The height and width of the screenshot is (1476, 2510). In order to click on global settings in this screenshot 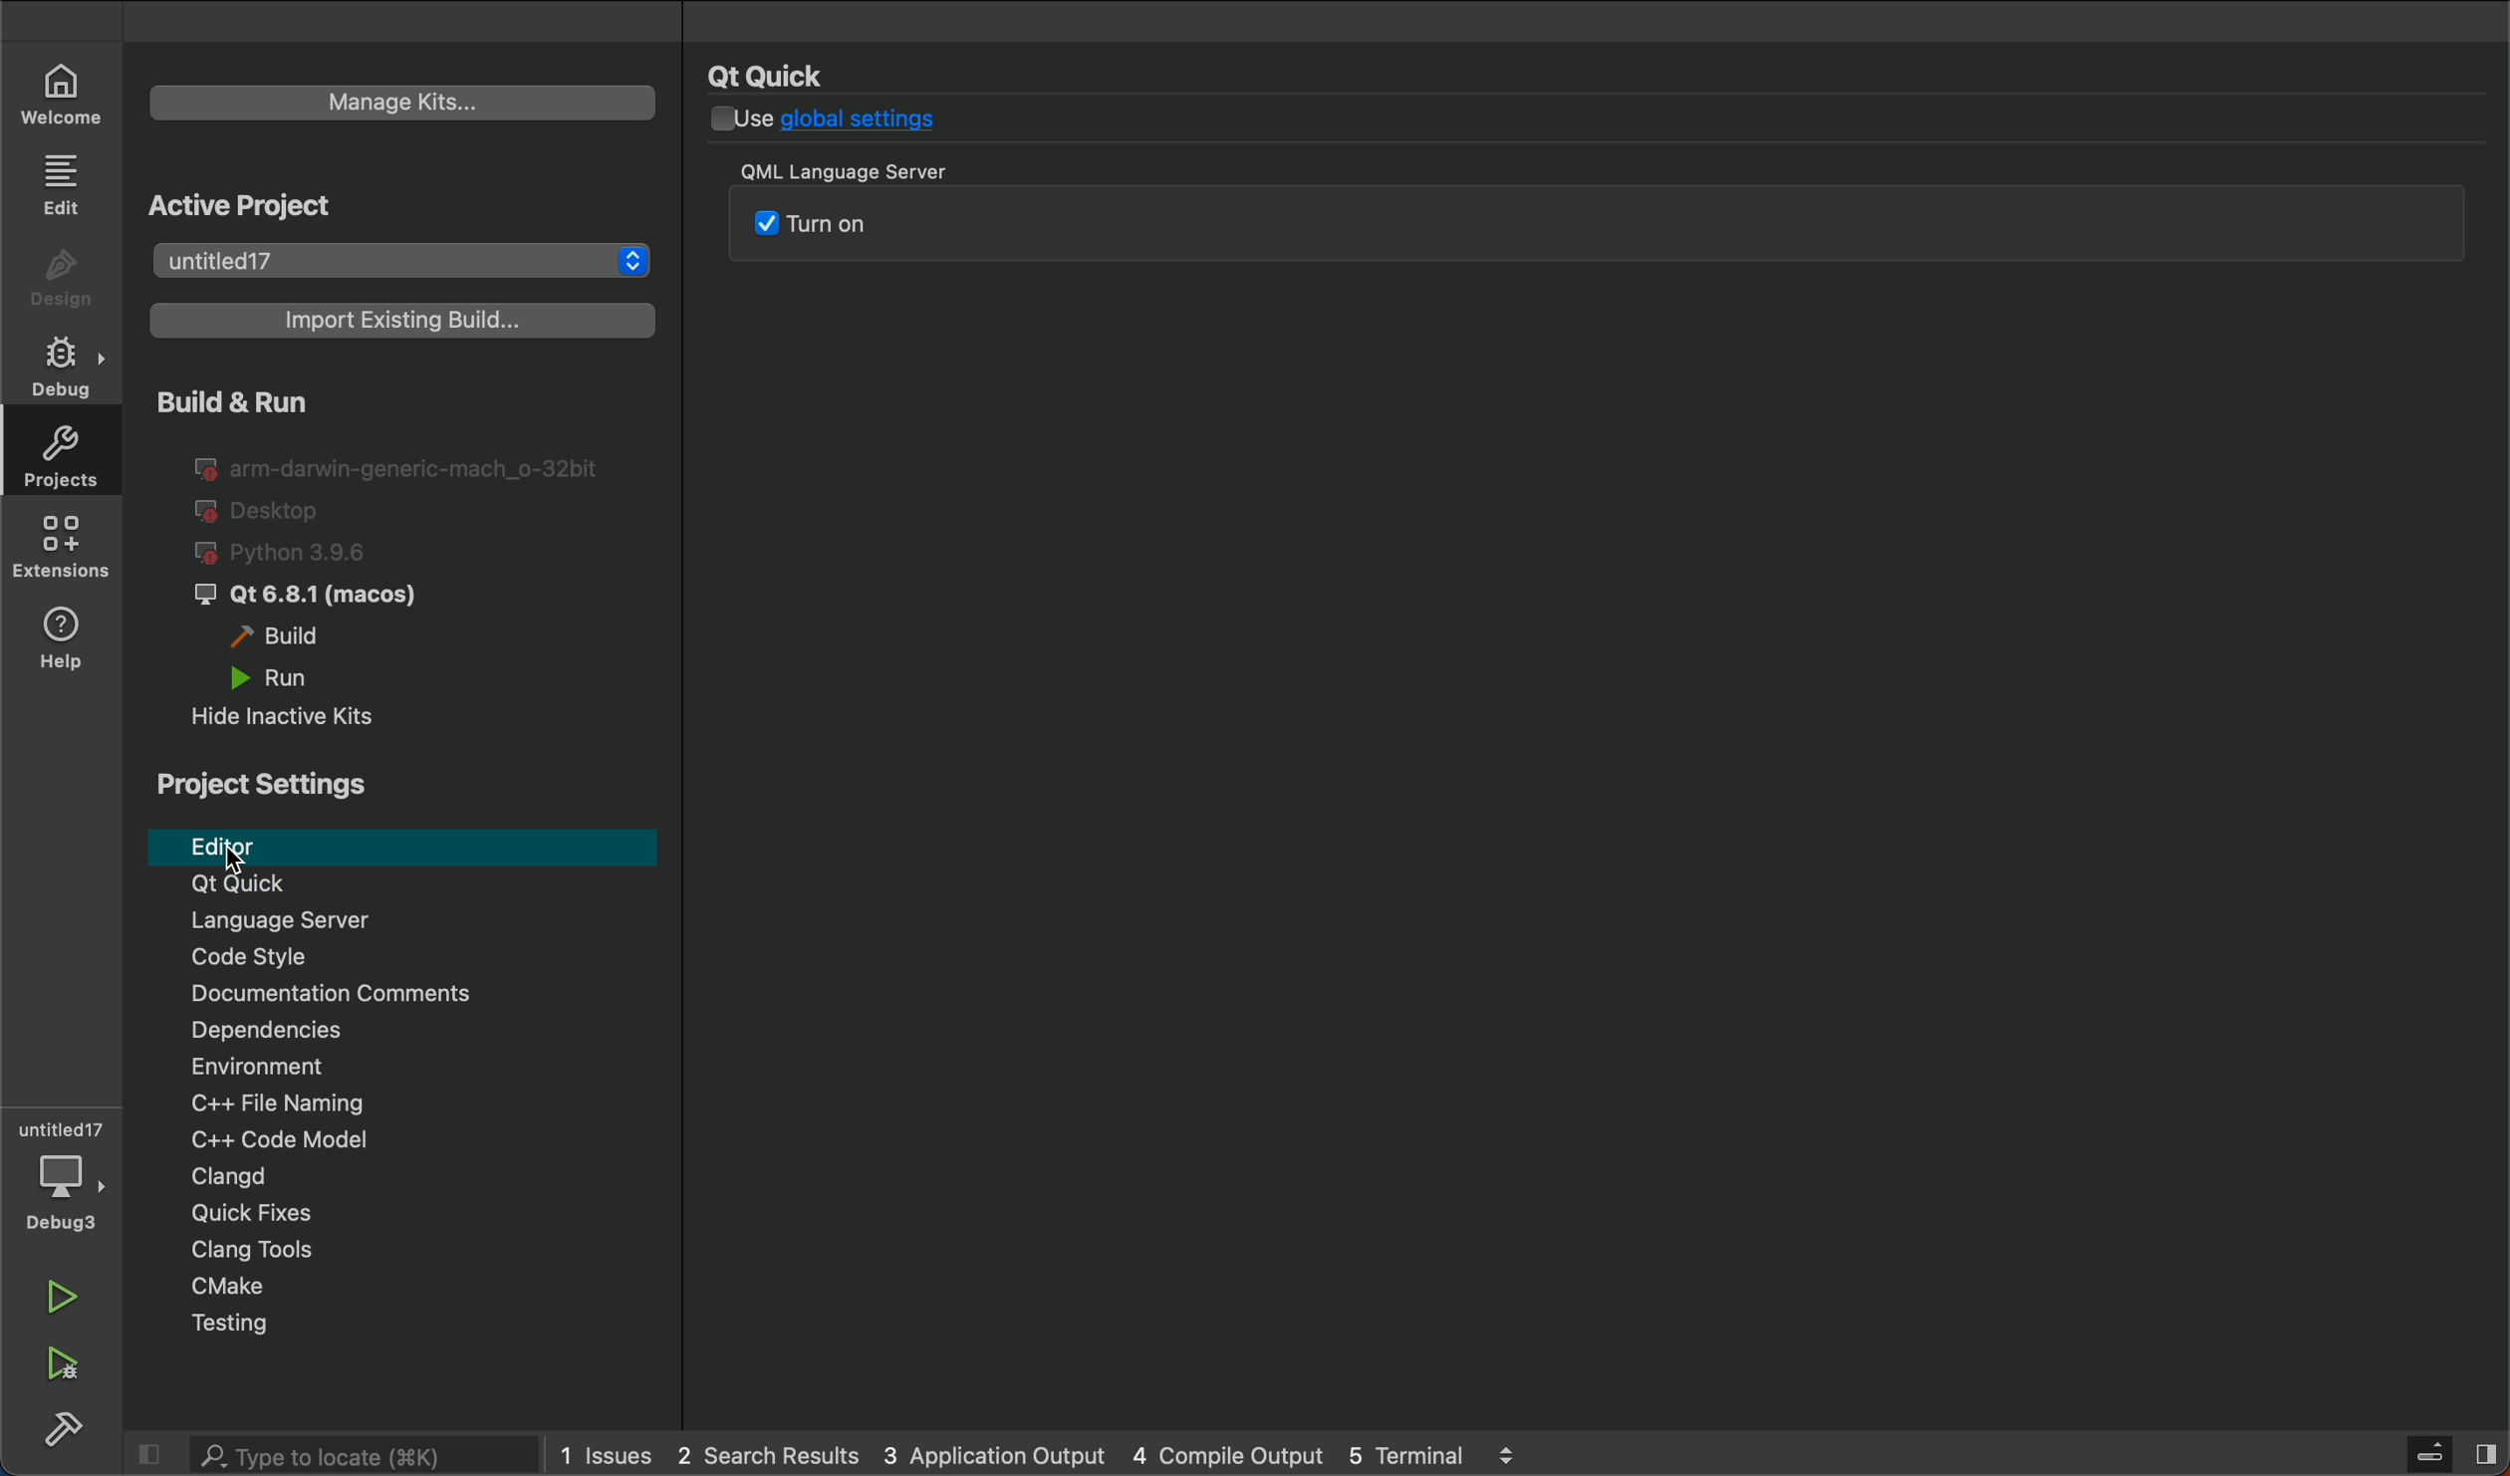, I will do `click(853, 123)`.